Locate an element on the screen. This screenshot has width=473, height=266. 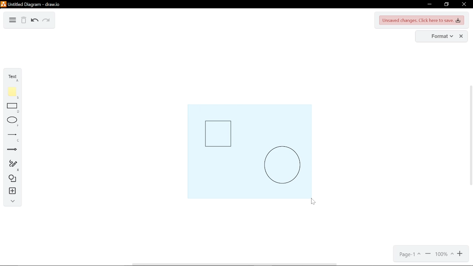
zoom out is located at coordinates (428, 254).